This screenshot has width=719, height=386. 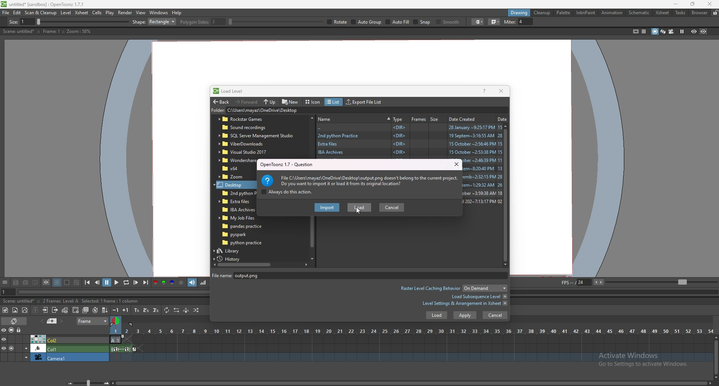 What do you see at coordinates (254, 275) in the screenshot?
I see `file name` at bounding box center [254, 275].